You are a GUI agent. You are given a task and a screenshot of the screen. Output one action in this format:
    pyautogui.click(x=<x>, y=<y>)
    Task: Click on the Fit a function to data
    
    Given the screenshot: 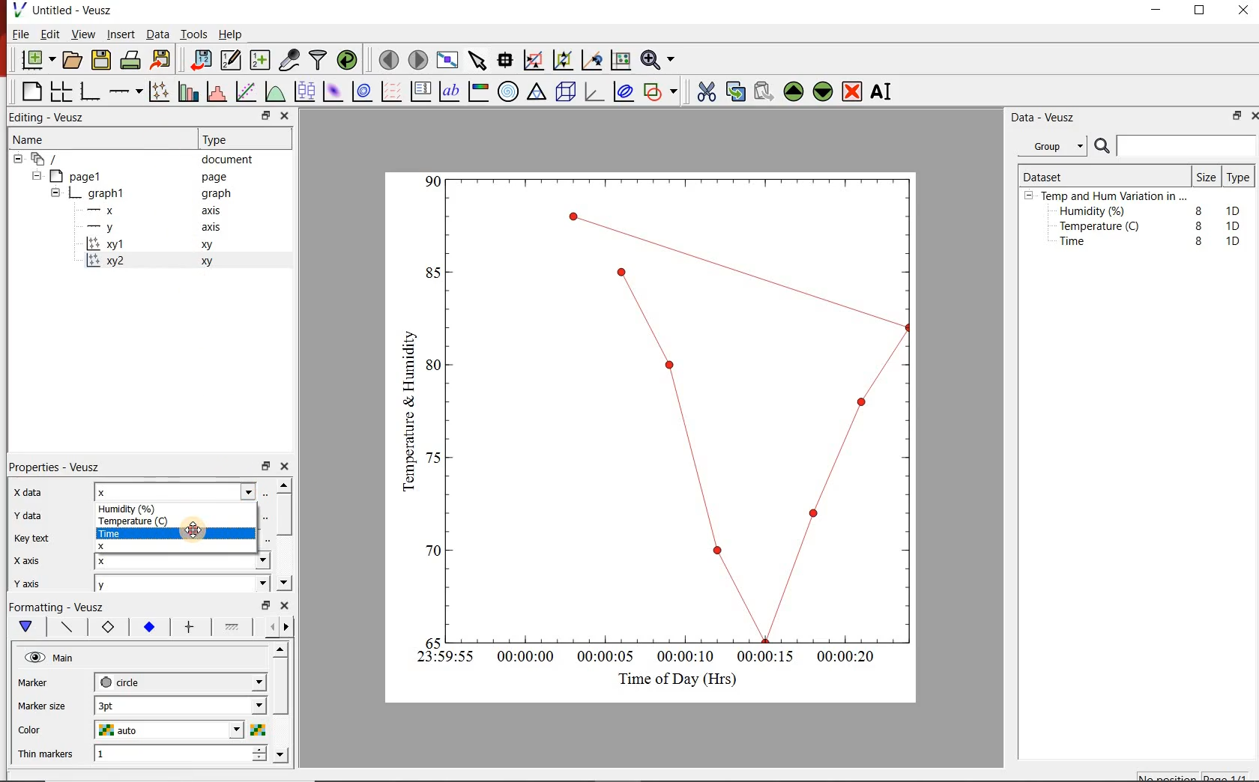 What is the action you would take?
    pyautogui.click(x=247, y=91)
    